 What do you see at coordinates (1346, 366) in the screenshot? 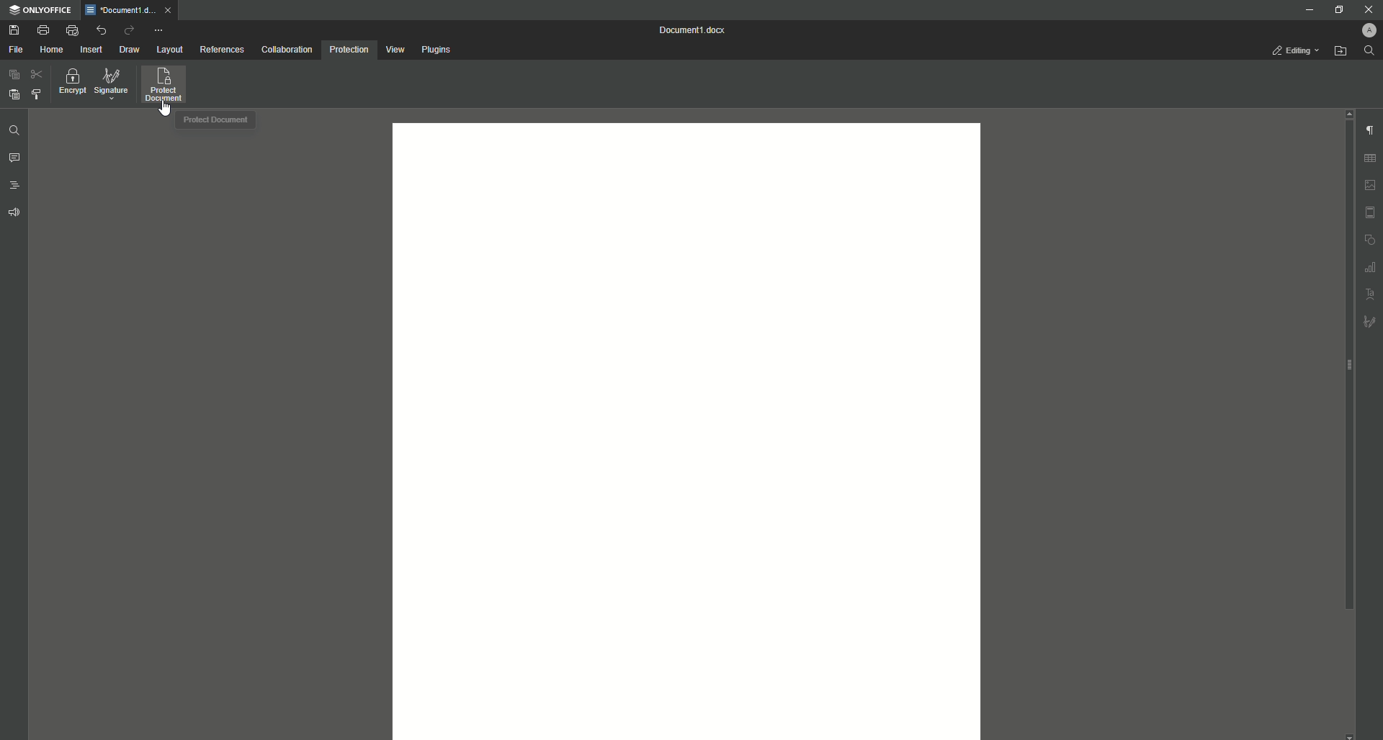
I see `scroll bar` at bounding box center [1346, 366].